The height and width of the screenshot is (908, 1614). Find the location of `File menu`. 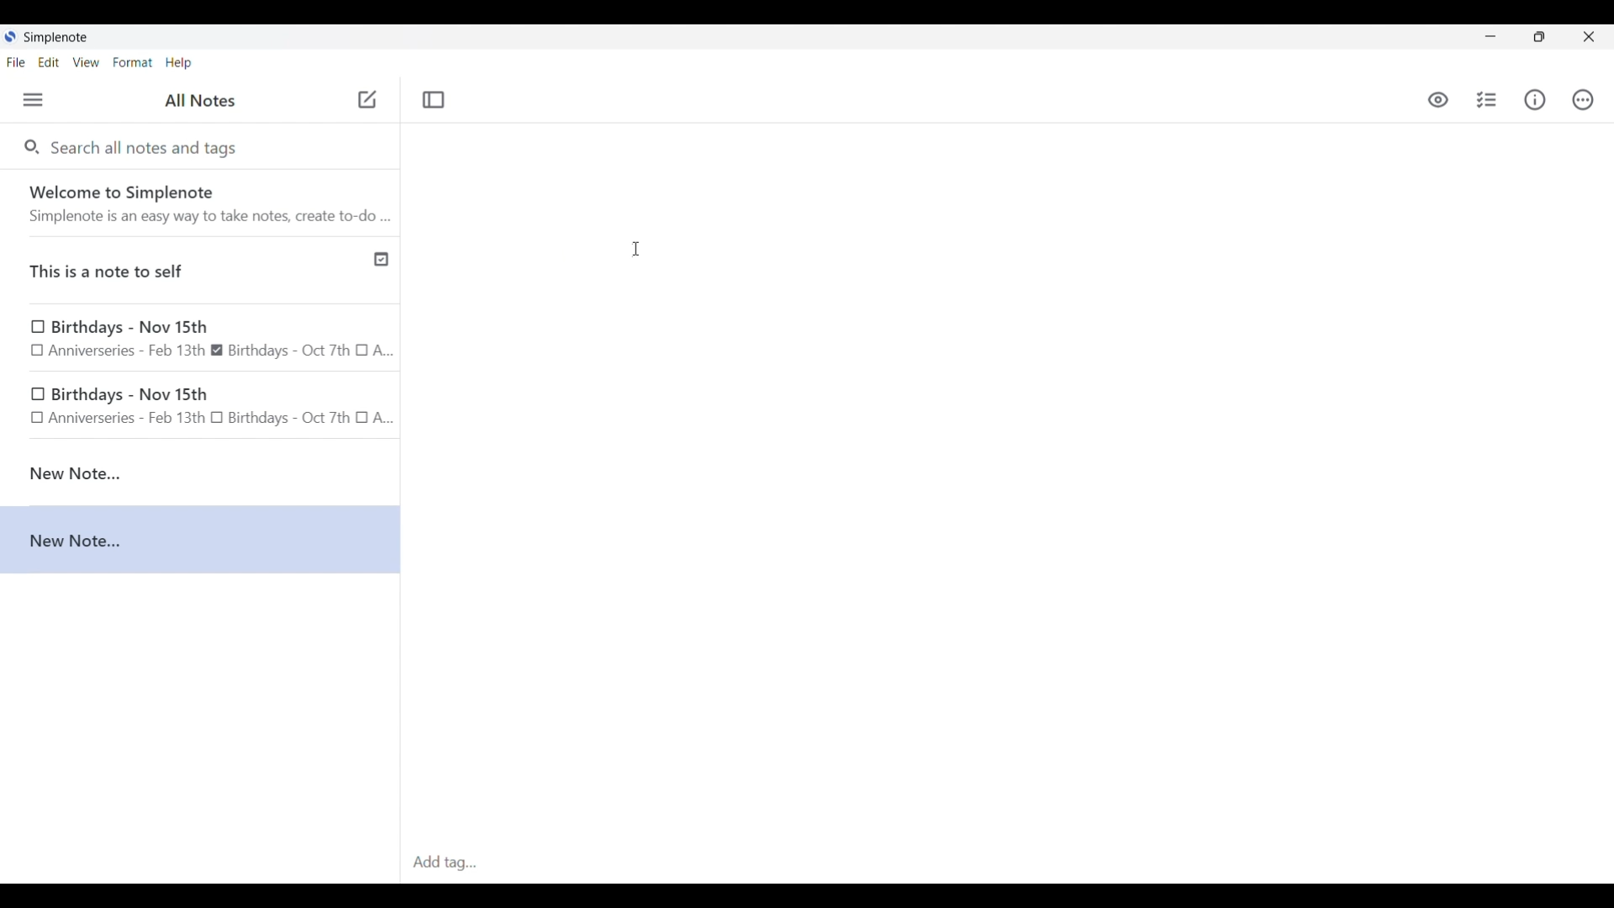

File menu is located at coordinates (16, 61).